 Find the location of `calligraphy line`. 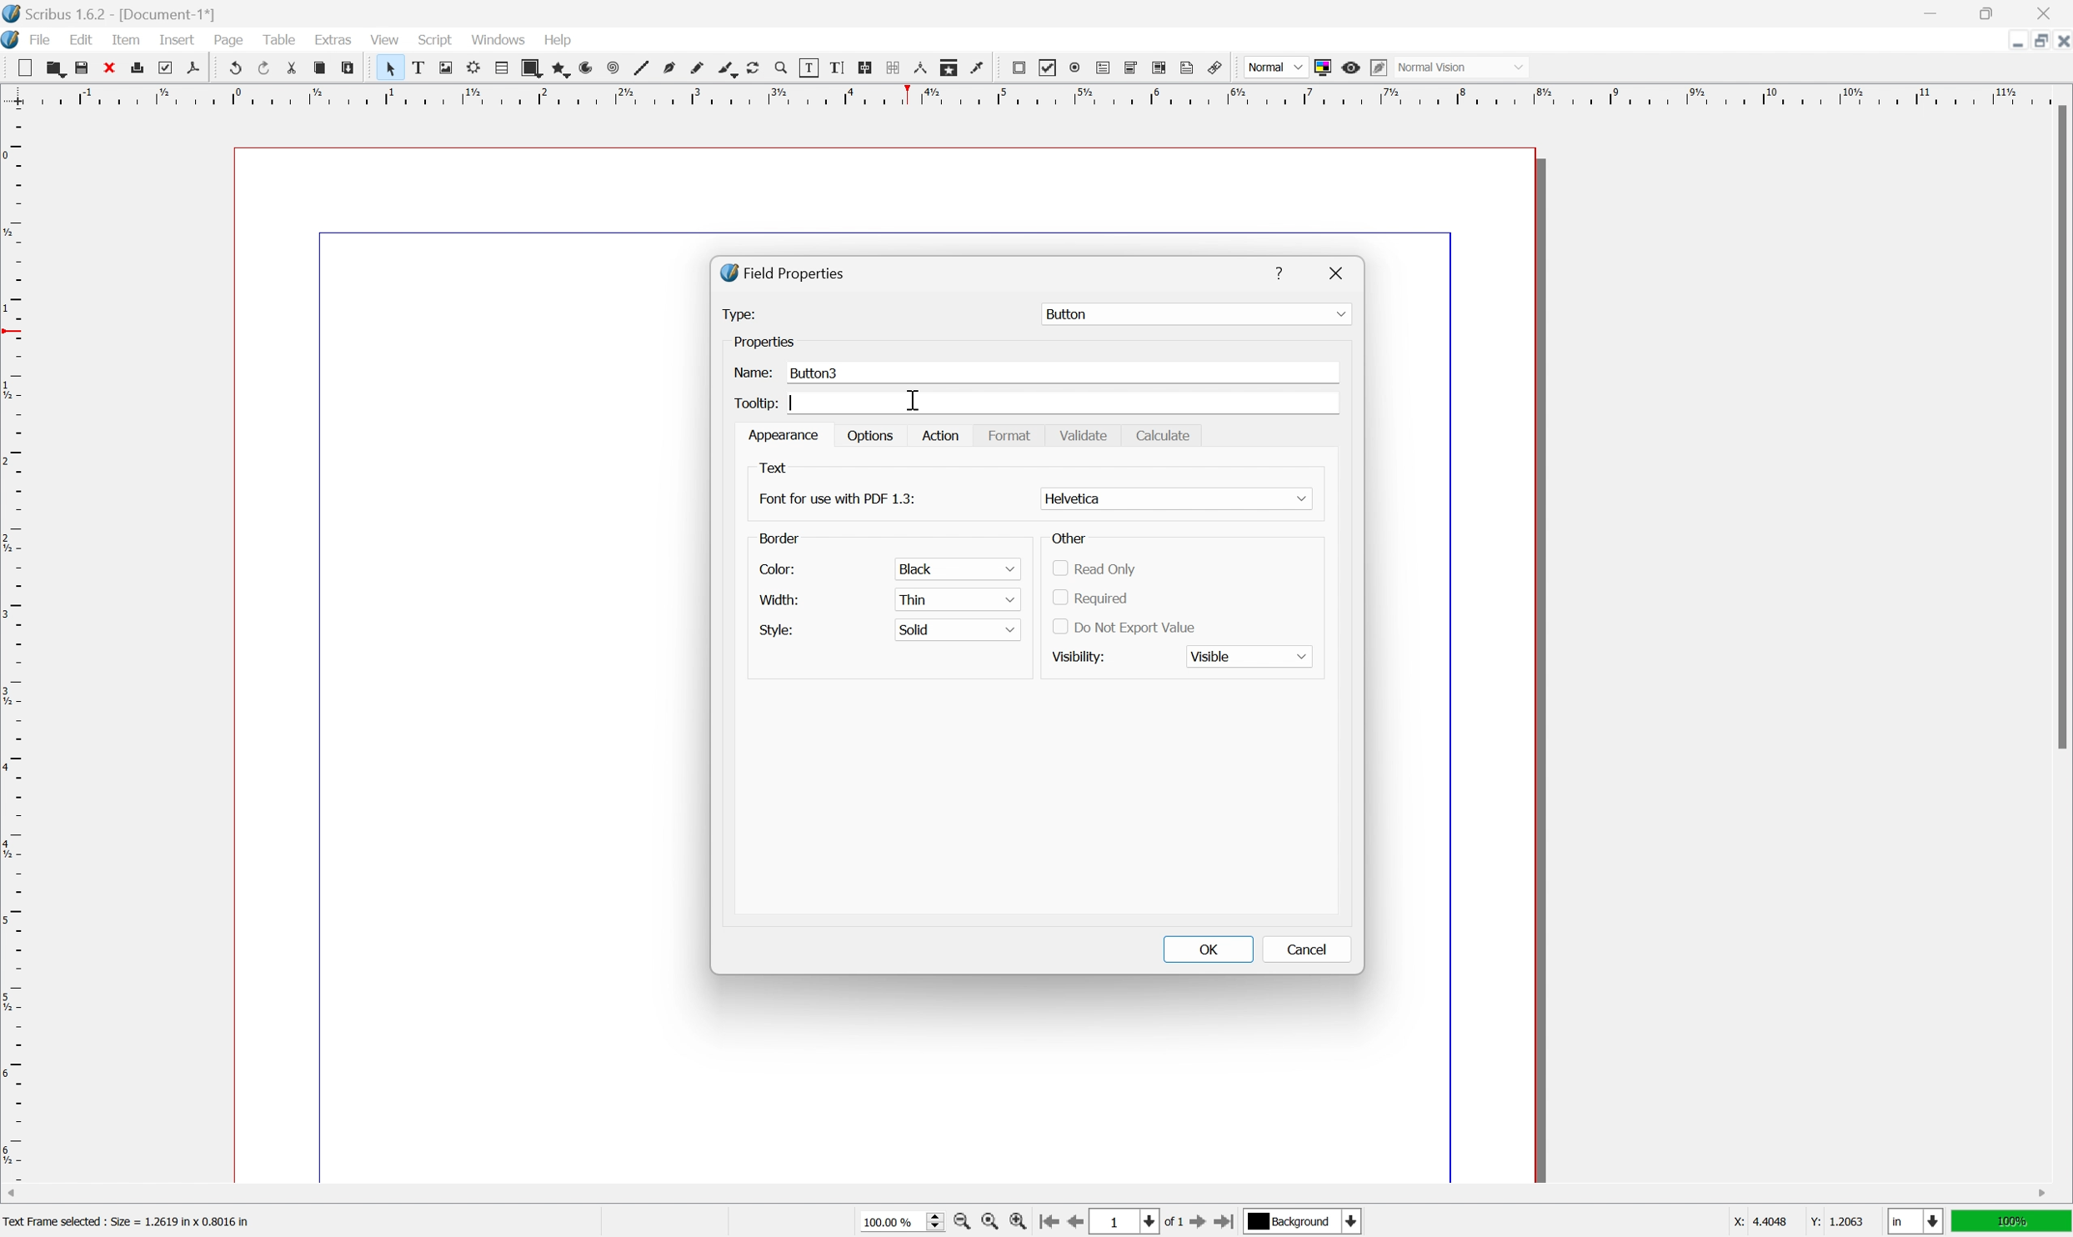

calligraphy line is located at coordinates (725, 68).